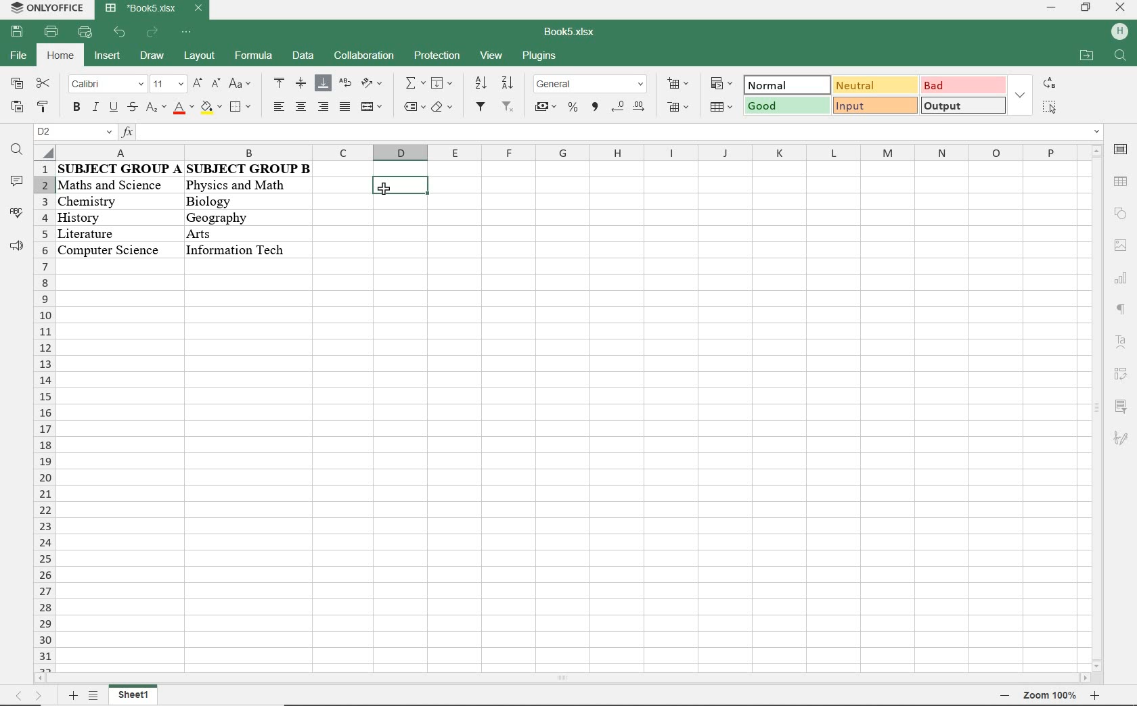 This screenshot has height=706, width=1137. What do you see at coordinates (479, 83) in the screenshot?
I see `sort ascending` at bounding box center [479, 83].